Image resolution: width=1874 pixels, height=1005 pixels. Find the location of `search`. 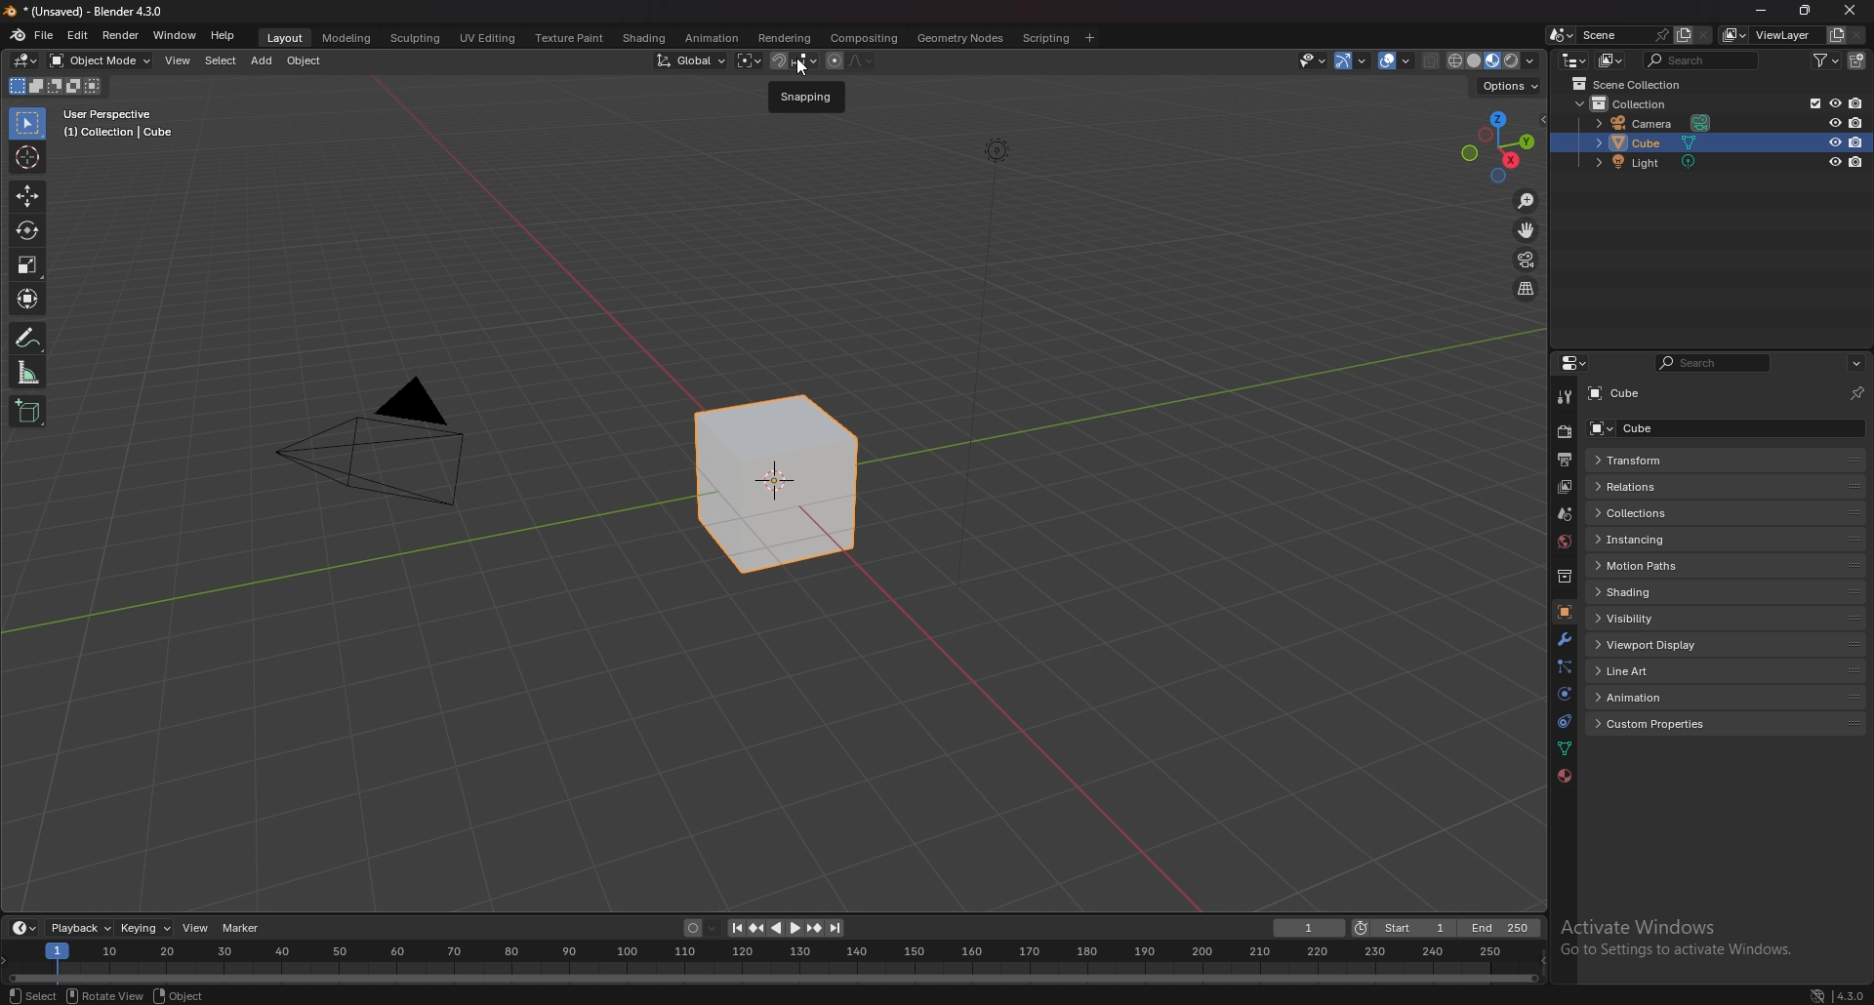

search is located at coordinates (1715, 363).